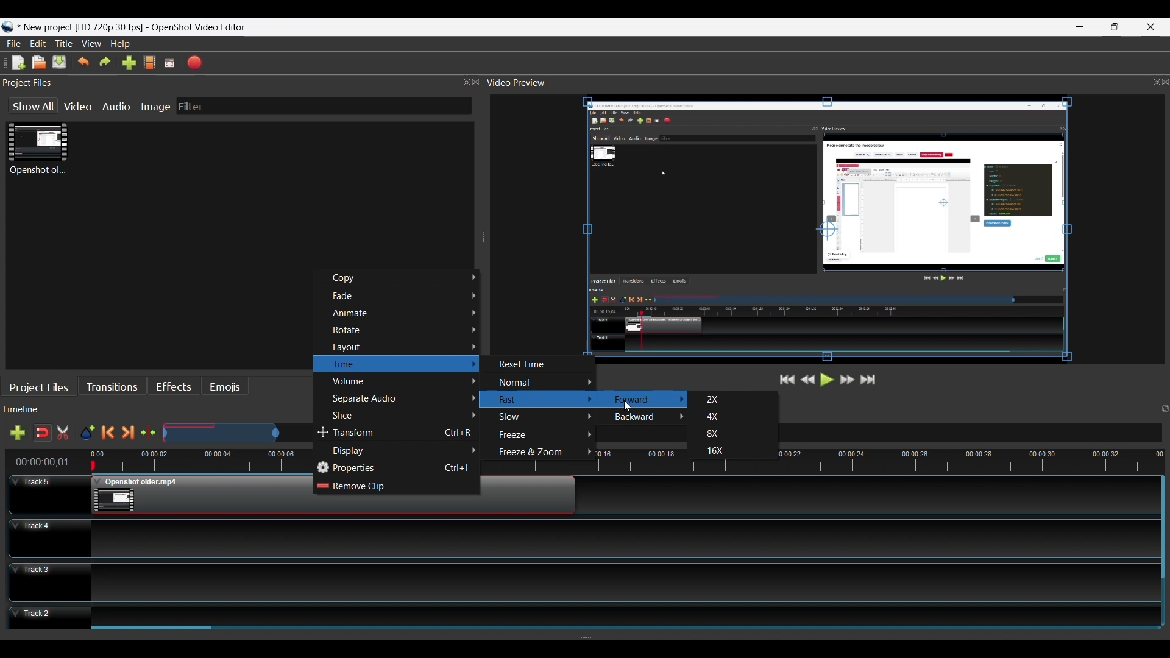 This screenshot has height=658, width=1170. What do you see at coordinates (1116, 27) in the screenshot?
I see `Restore` at bounding box center [1116, 27].